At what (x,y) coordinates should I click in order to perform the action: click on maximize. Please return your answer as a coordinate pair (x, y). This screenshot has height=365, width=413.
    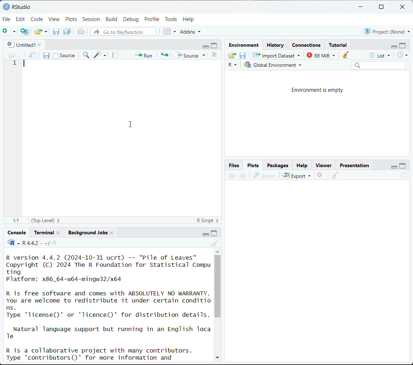
    Looking at the image, I should click on (403, 165).